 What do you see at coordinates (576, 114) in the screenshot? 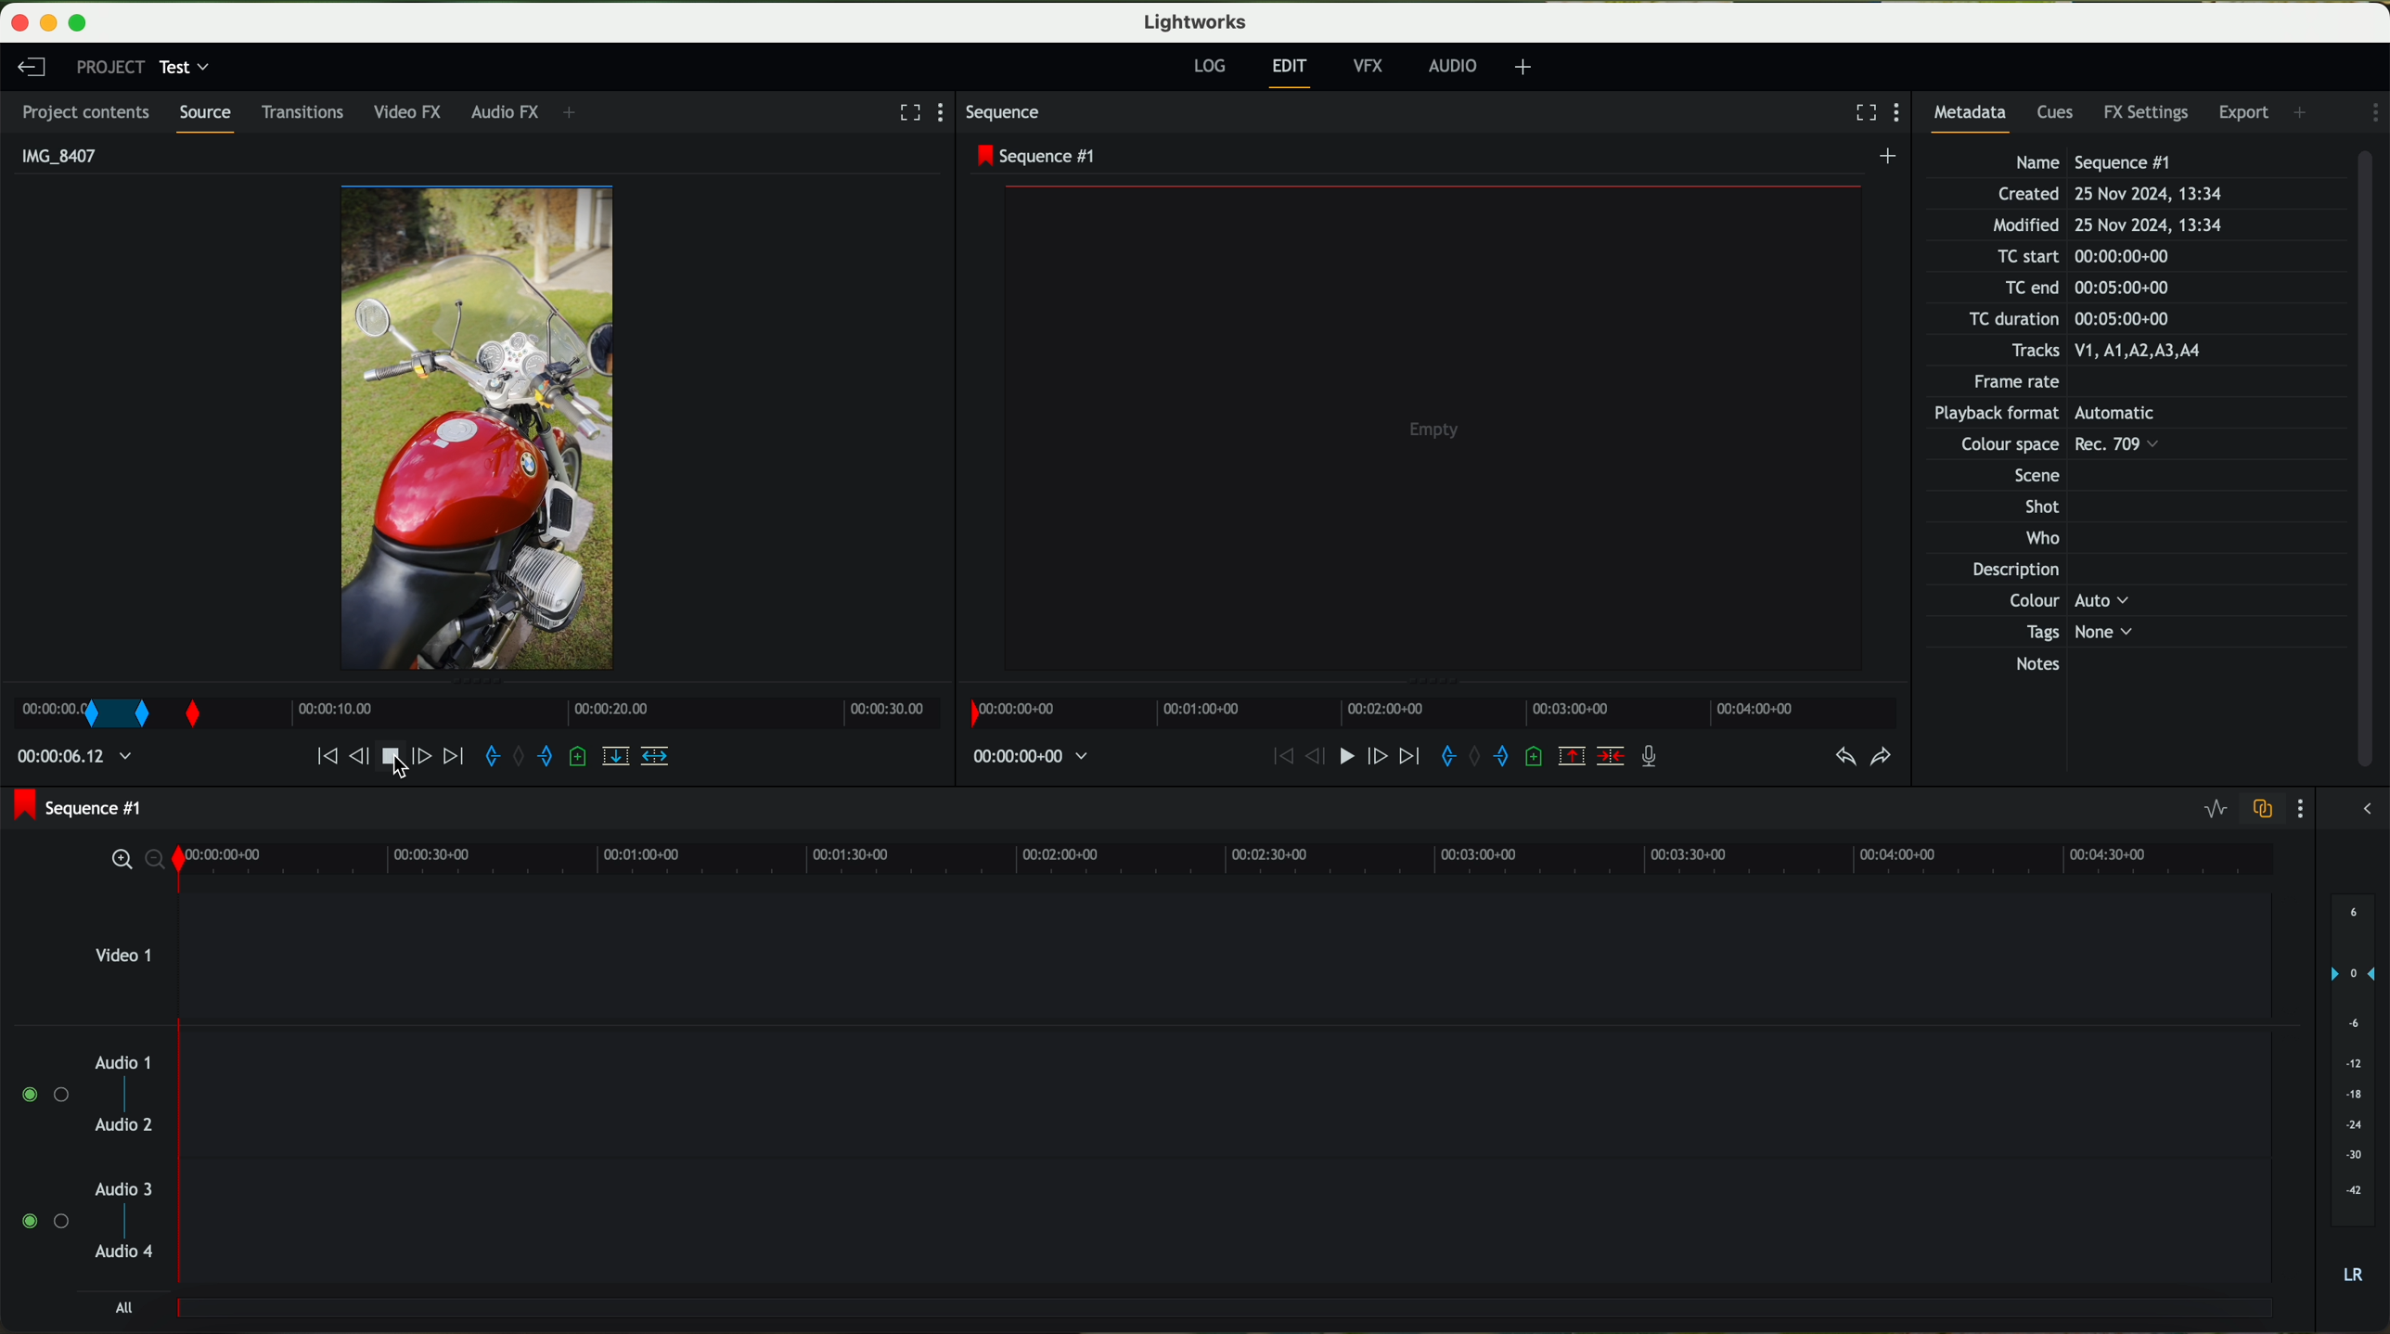
I see `+` at bounding box center [576, 114].